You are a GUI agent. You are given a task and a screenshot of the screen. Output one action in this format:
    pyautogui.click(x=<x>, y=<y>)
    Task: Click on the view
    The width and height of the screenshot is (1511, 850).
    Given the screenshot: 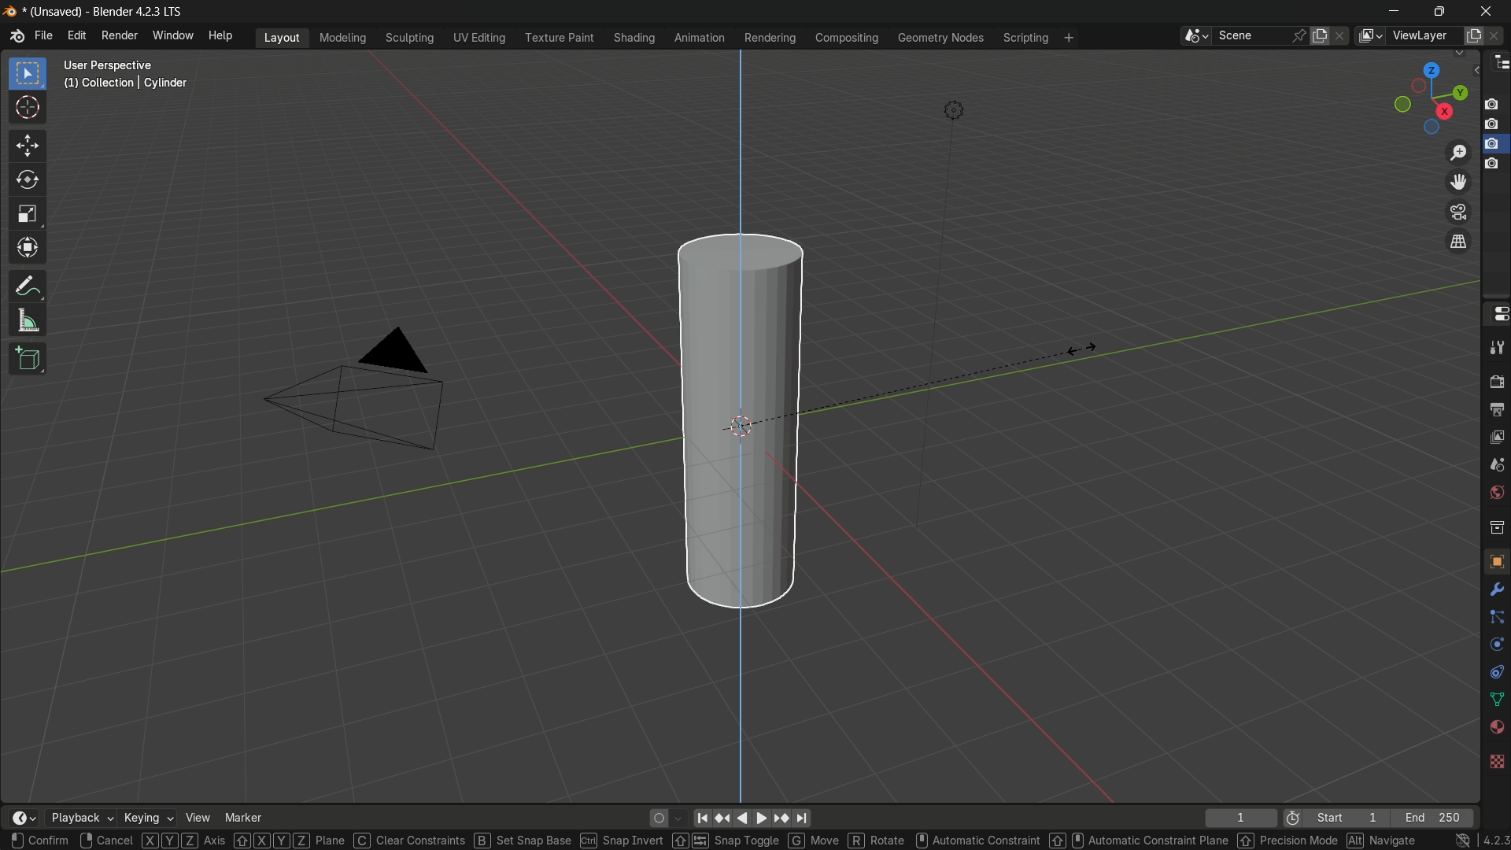 What is the action you would take?
    pyautogui.click(x=198, y=818)
    